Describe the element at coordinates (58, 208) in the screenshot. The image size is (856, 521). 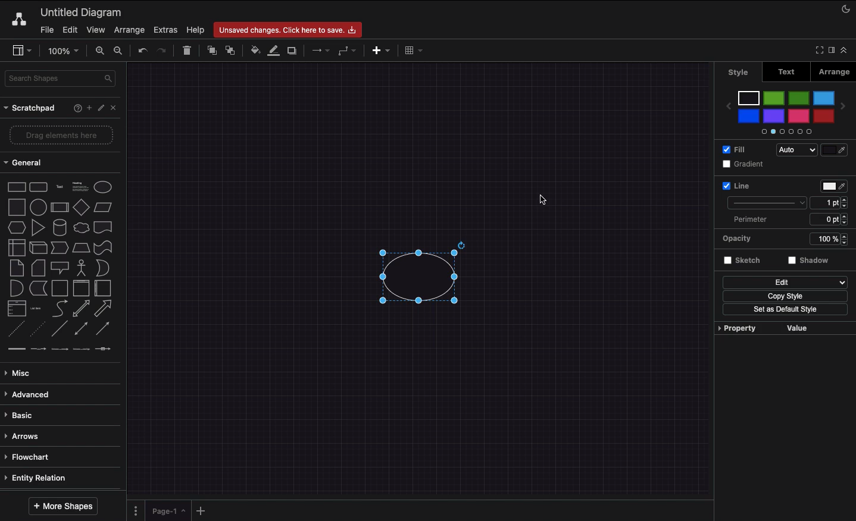
I see `Process` at that location.